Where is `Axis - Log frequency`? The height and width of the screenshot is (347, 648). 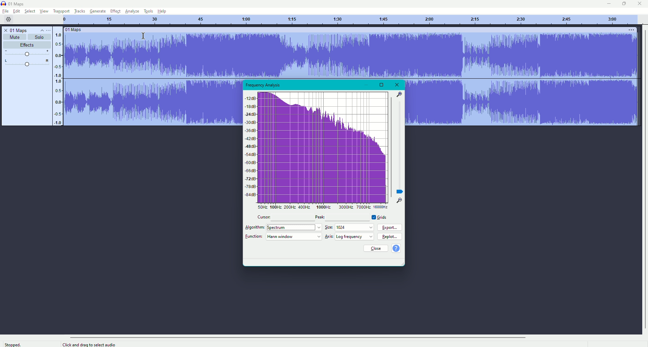
Axis - Log frequency is located at coordinates (350, 237).